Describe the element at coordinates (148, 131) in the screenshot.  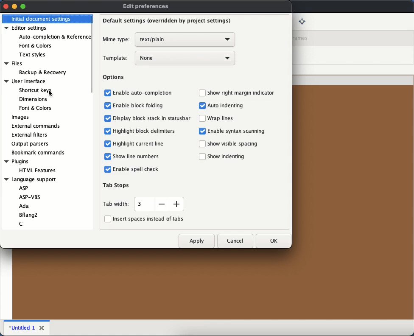
I see `Highlight block delimiters` at that location.